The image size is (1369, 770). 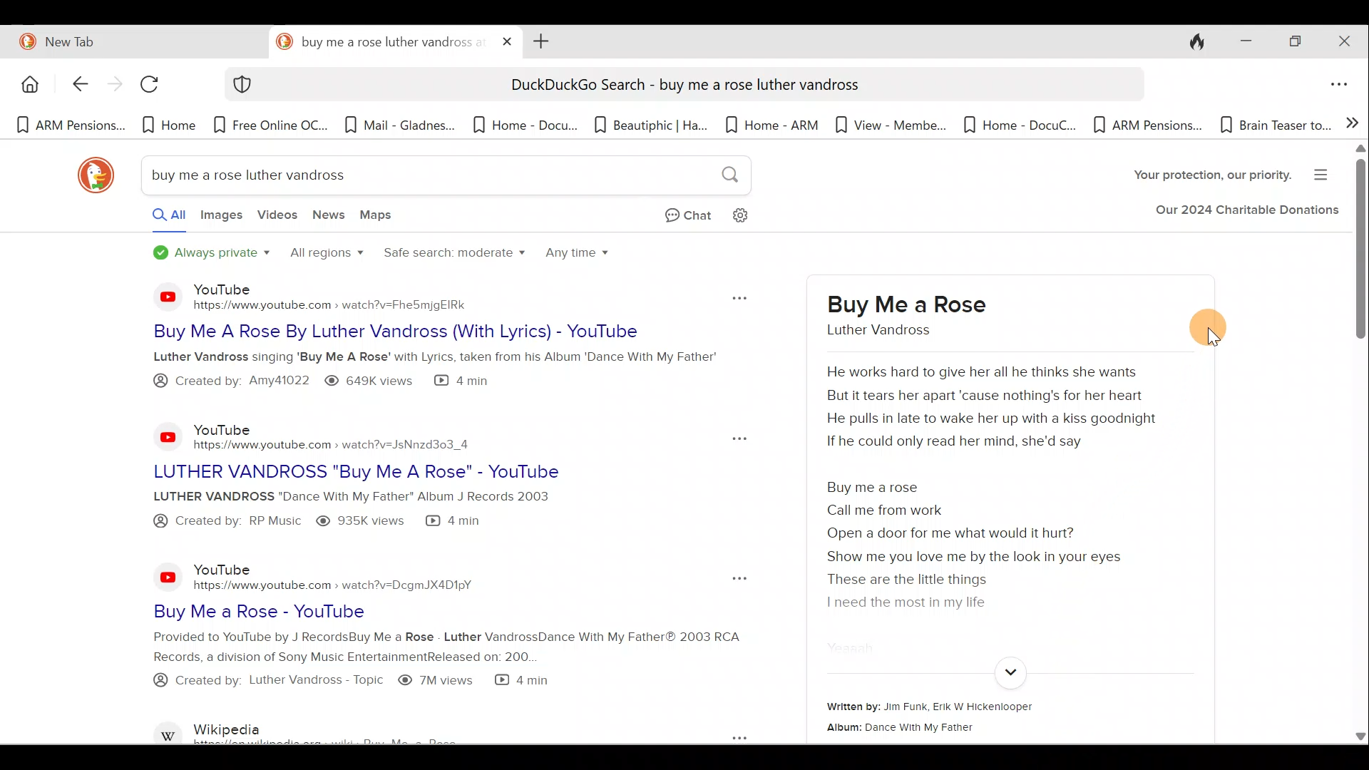 What do you see at coordinates (538, 40) in the screenshot?
I see `Add new tab` at bounding box center [538, 40].